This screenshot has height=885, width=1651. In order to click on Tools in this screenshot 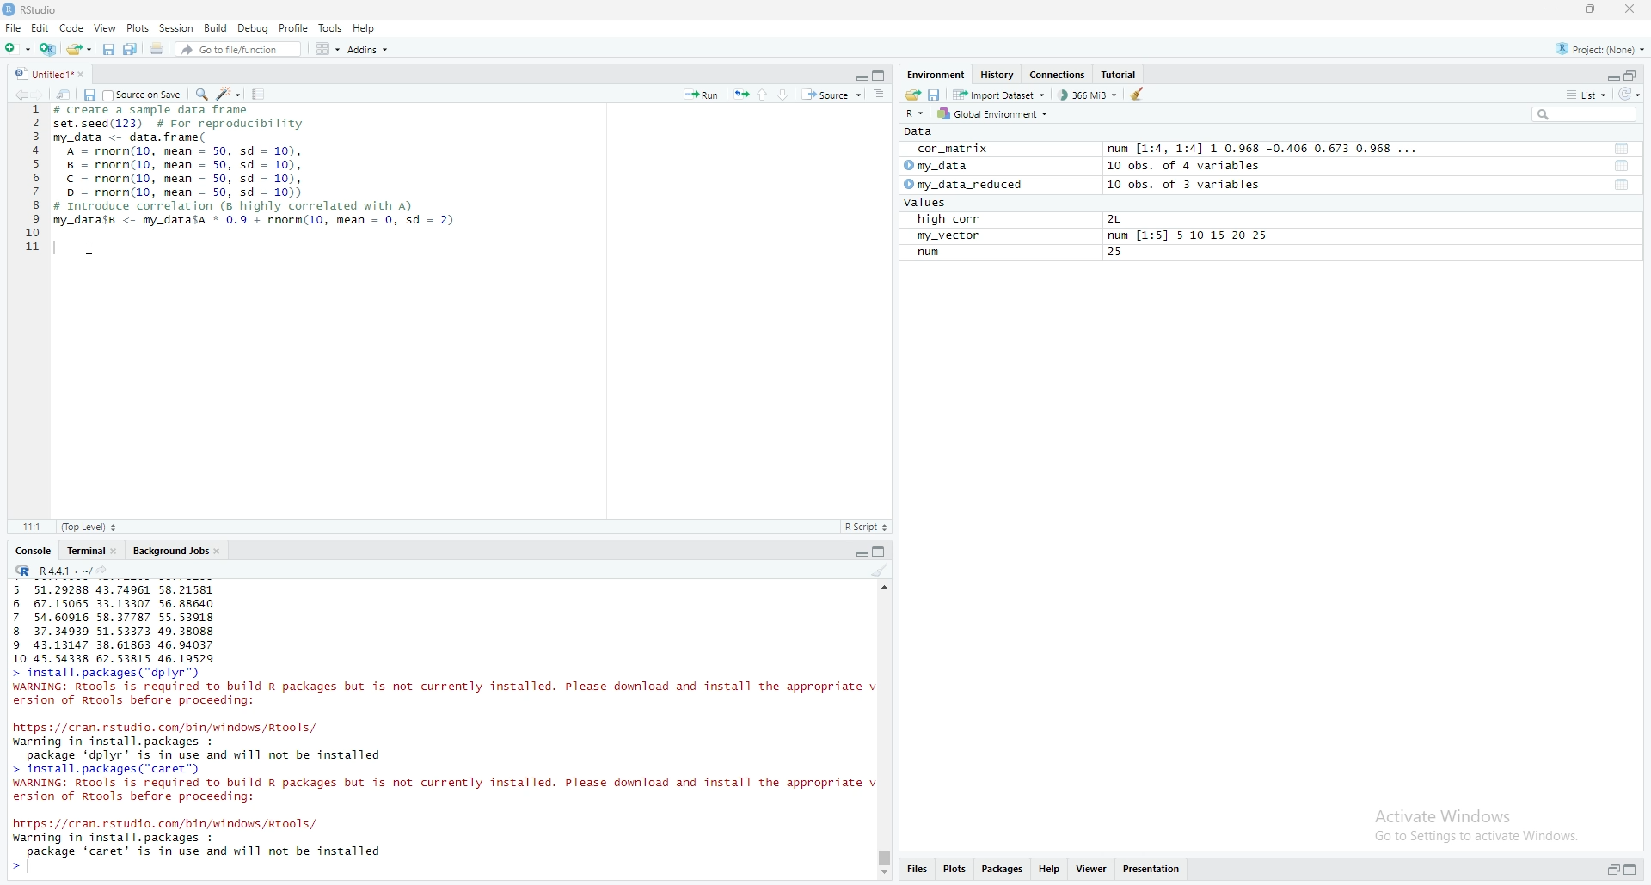, I will do `click(332, 27)`.